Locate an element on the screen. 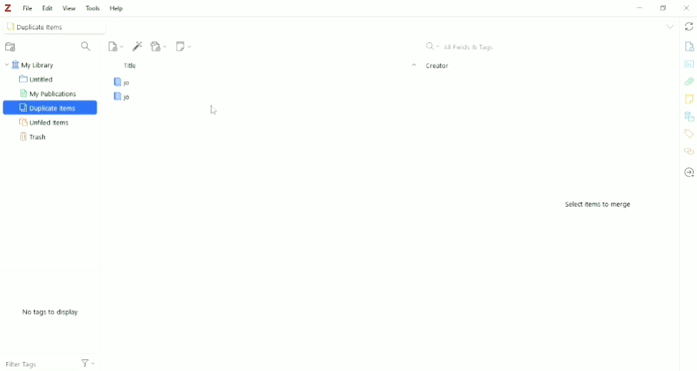  Help is located at coordinates (119, 9).